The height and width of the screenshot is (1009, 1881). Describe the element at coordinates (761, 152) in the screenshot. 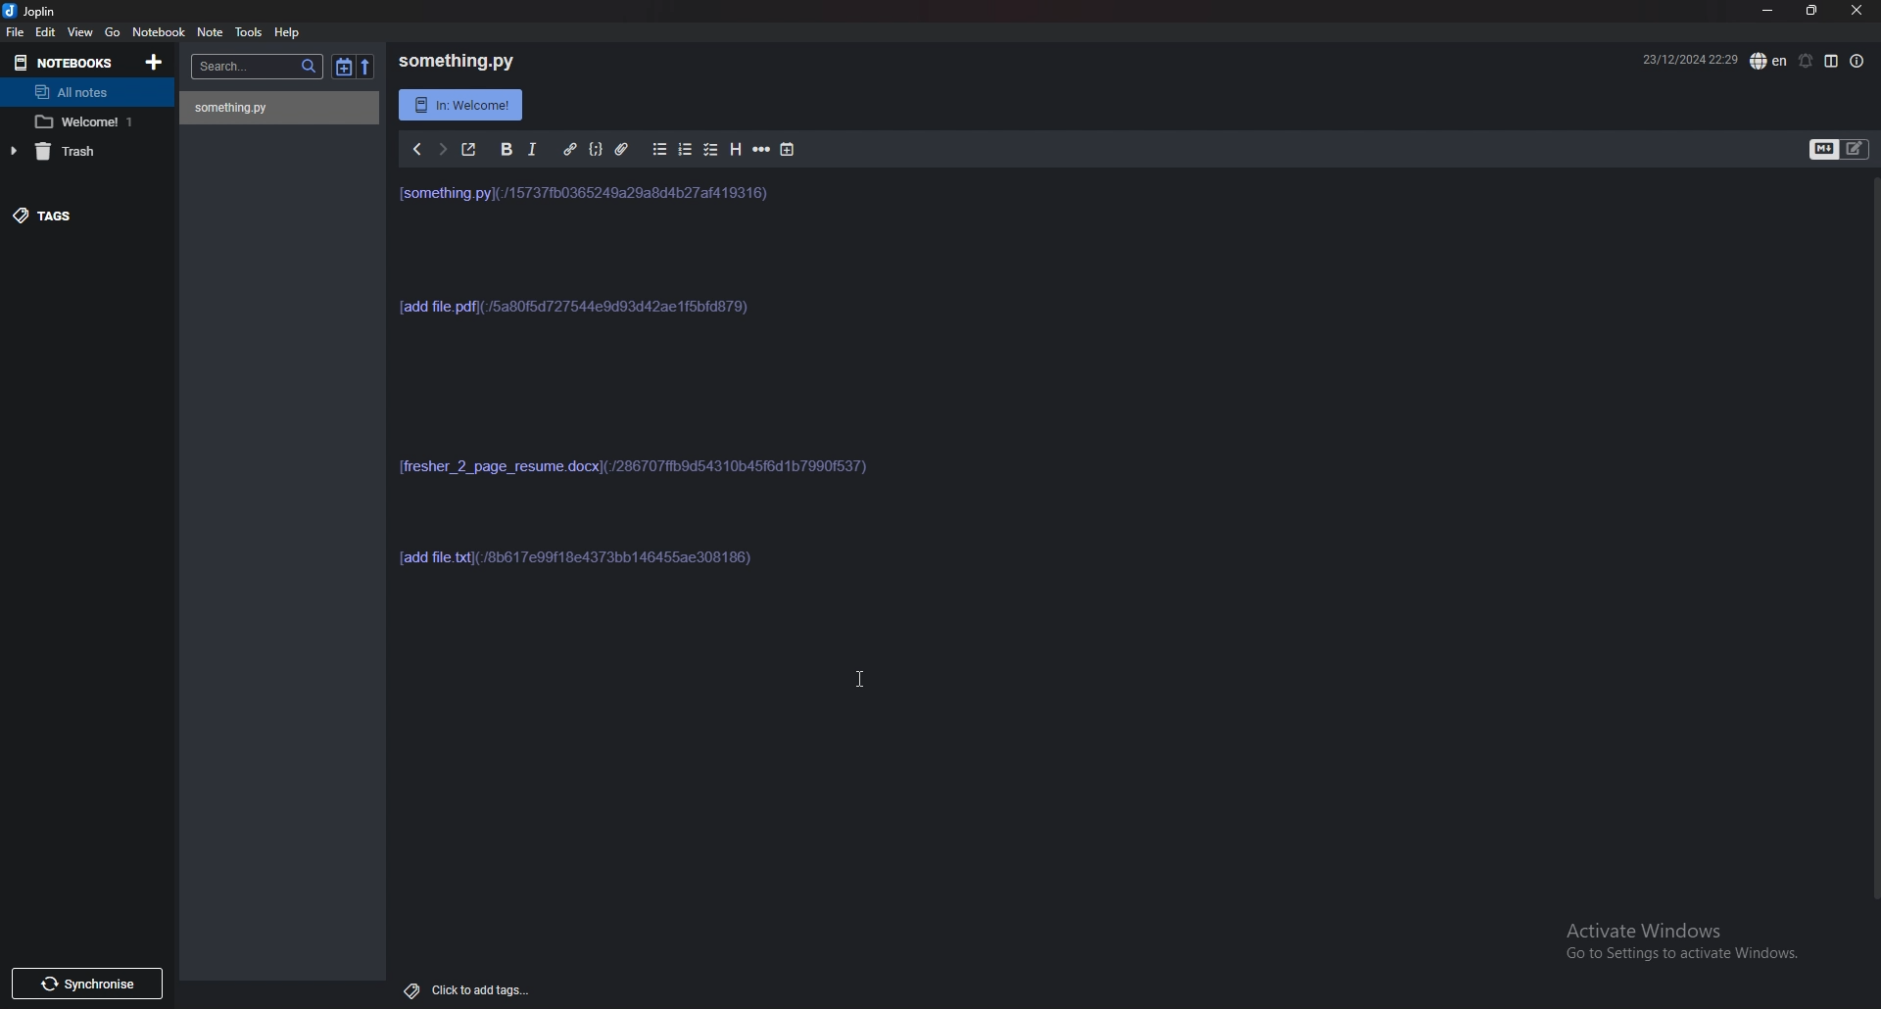

I see `Horizontal rule` at that location.